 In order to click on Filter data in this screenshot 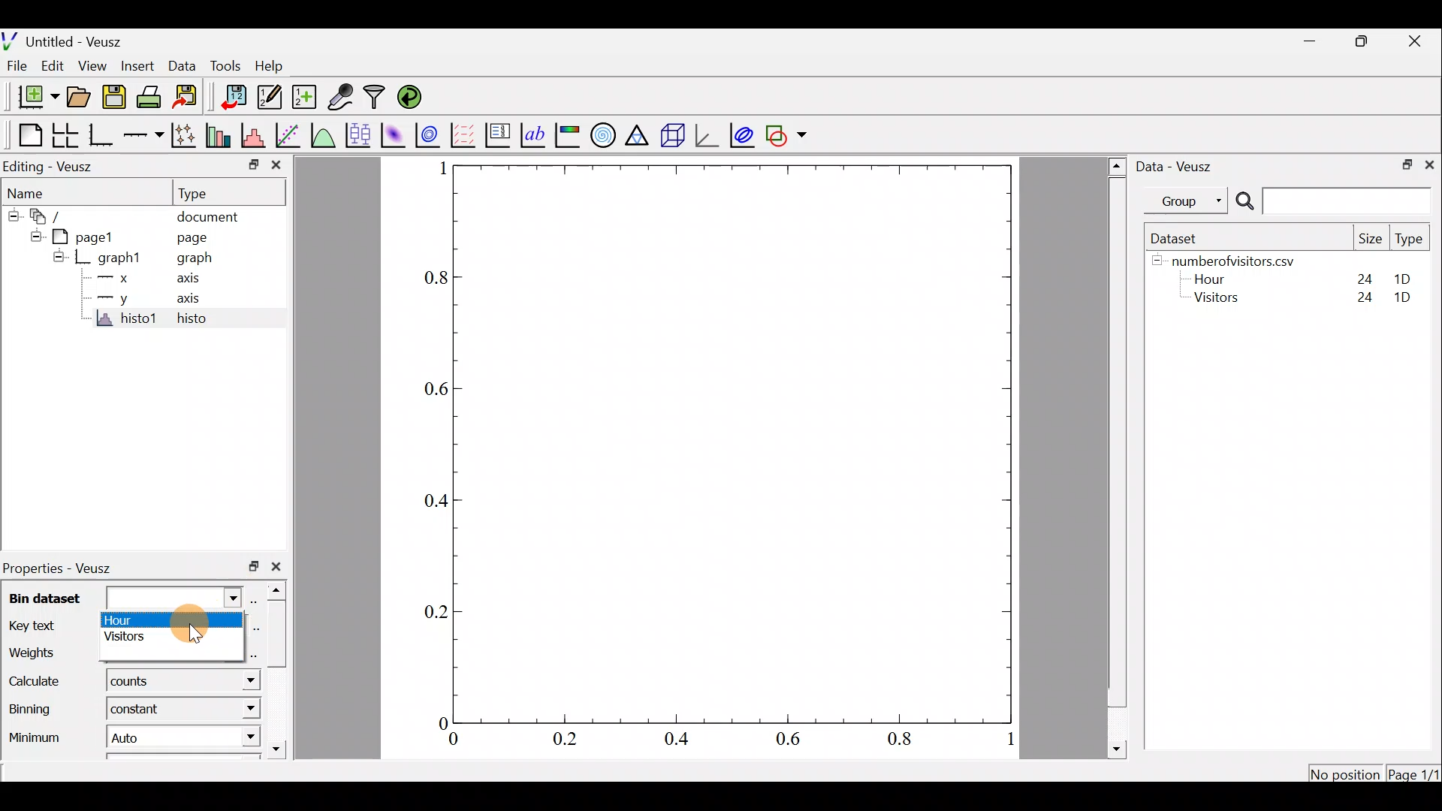, I will do `click(375, 96)`.